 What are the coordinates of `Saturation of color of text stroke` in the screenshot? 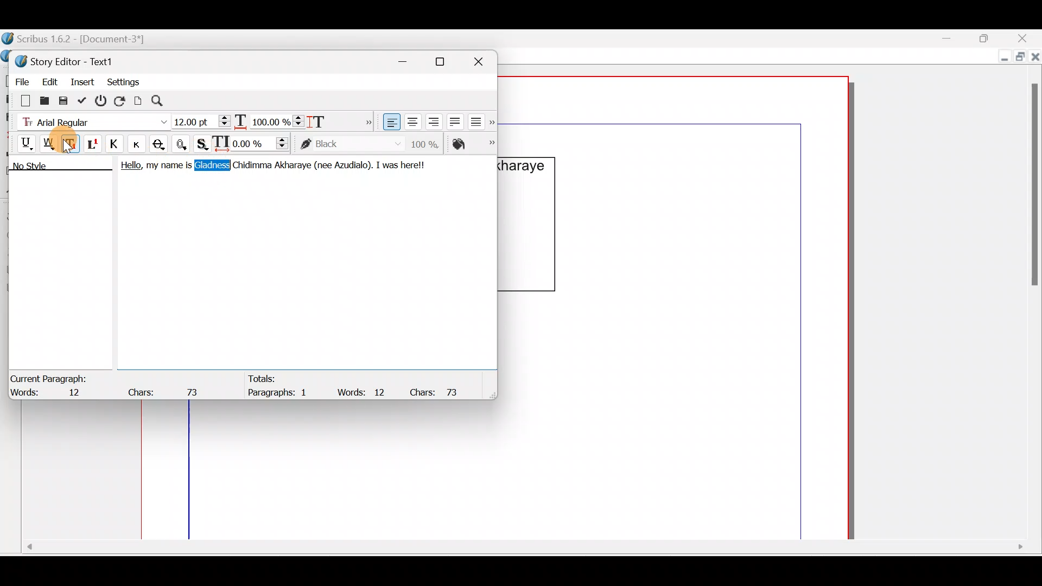 It's located at (429, 142).